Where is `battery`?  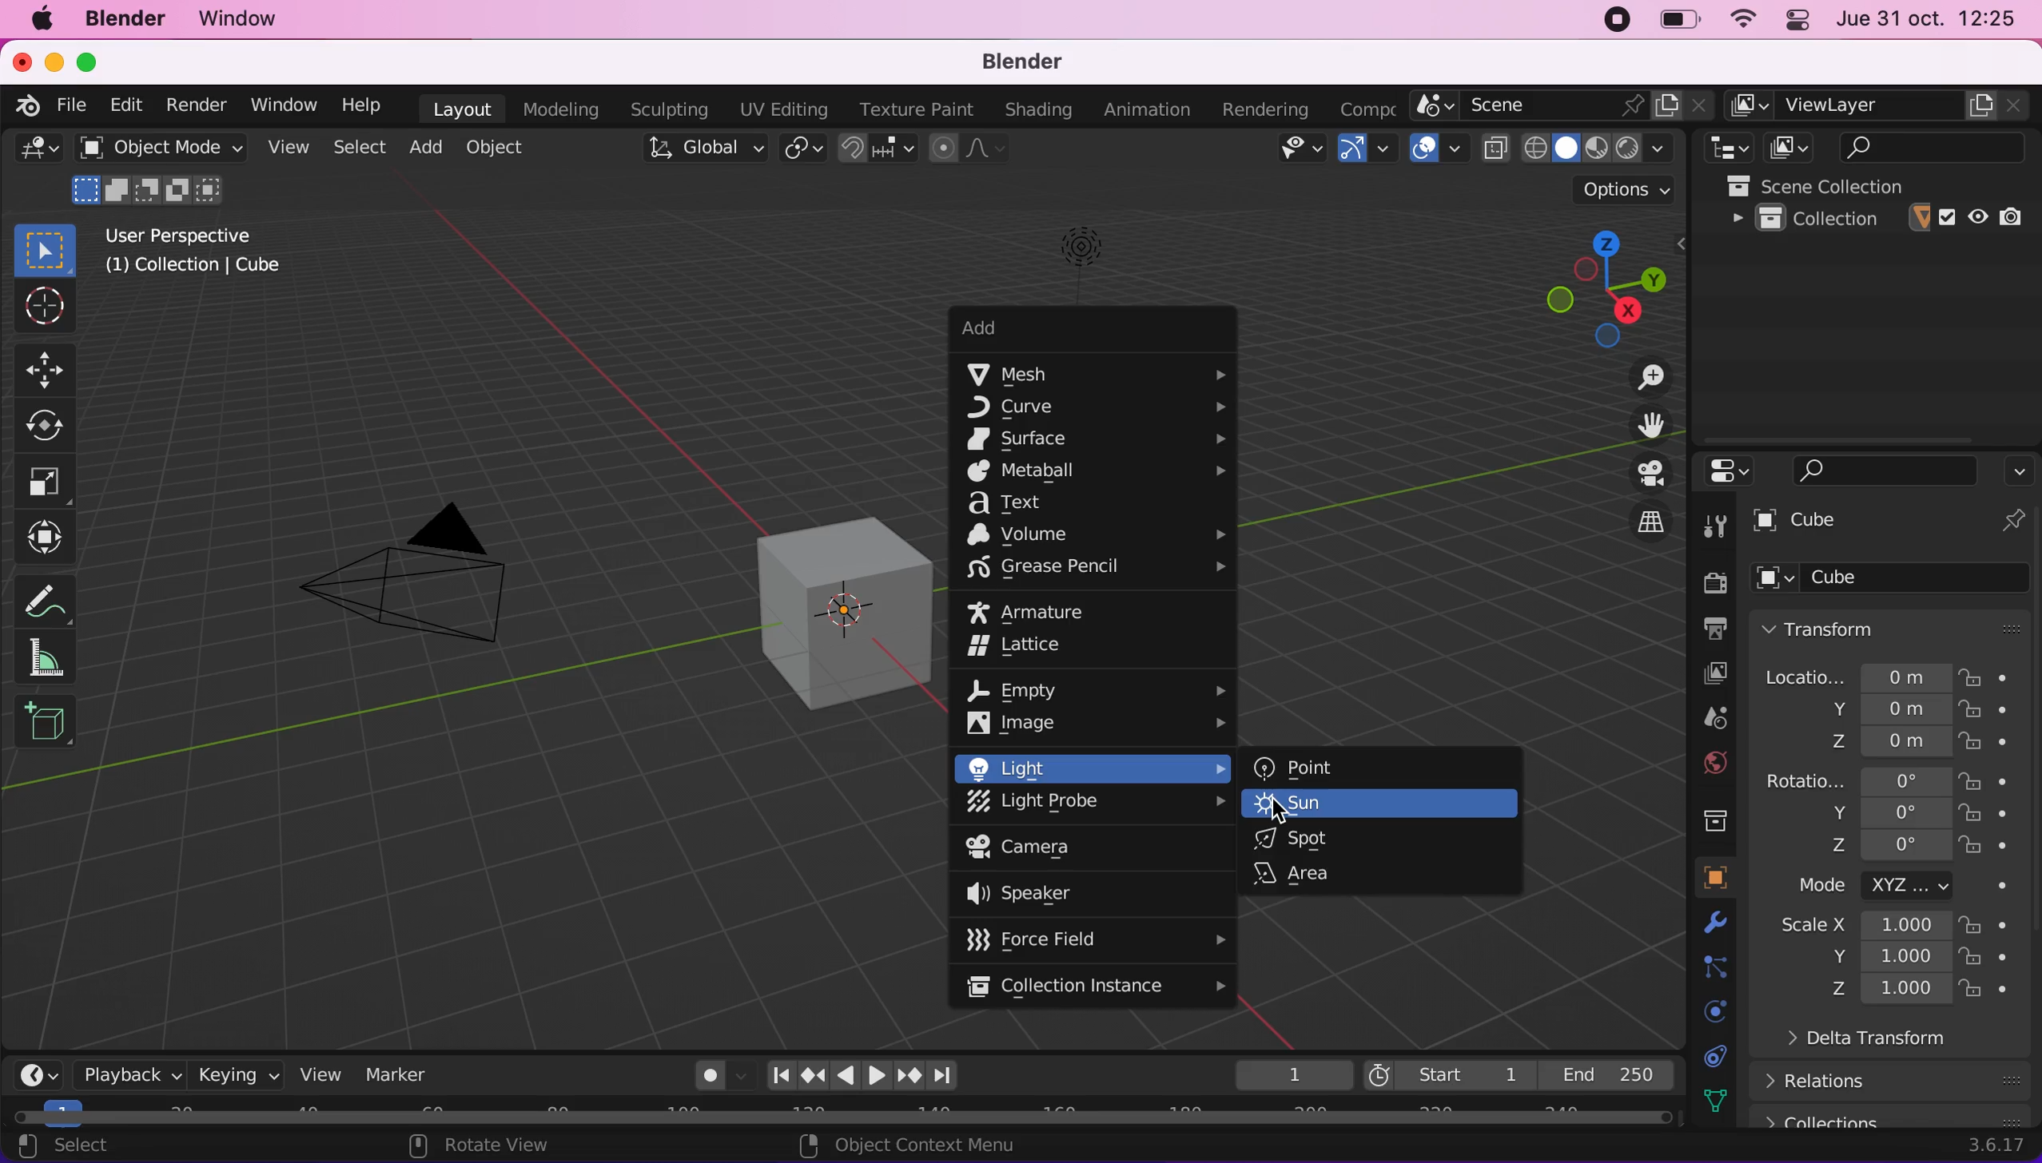 battery is located at coordinates (1674, 21).